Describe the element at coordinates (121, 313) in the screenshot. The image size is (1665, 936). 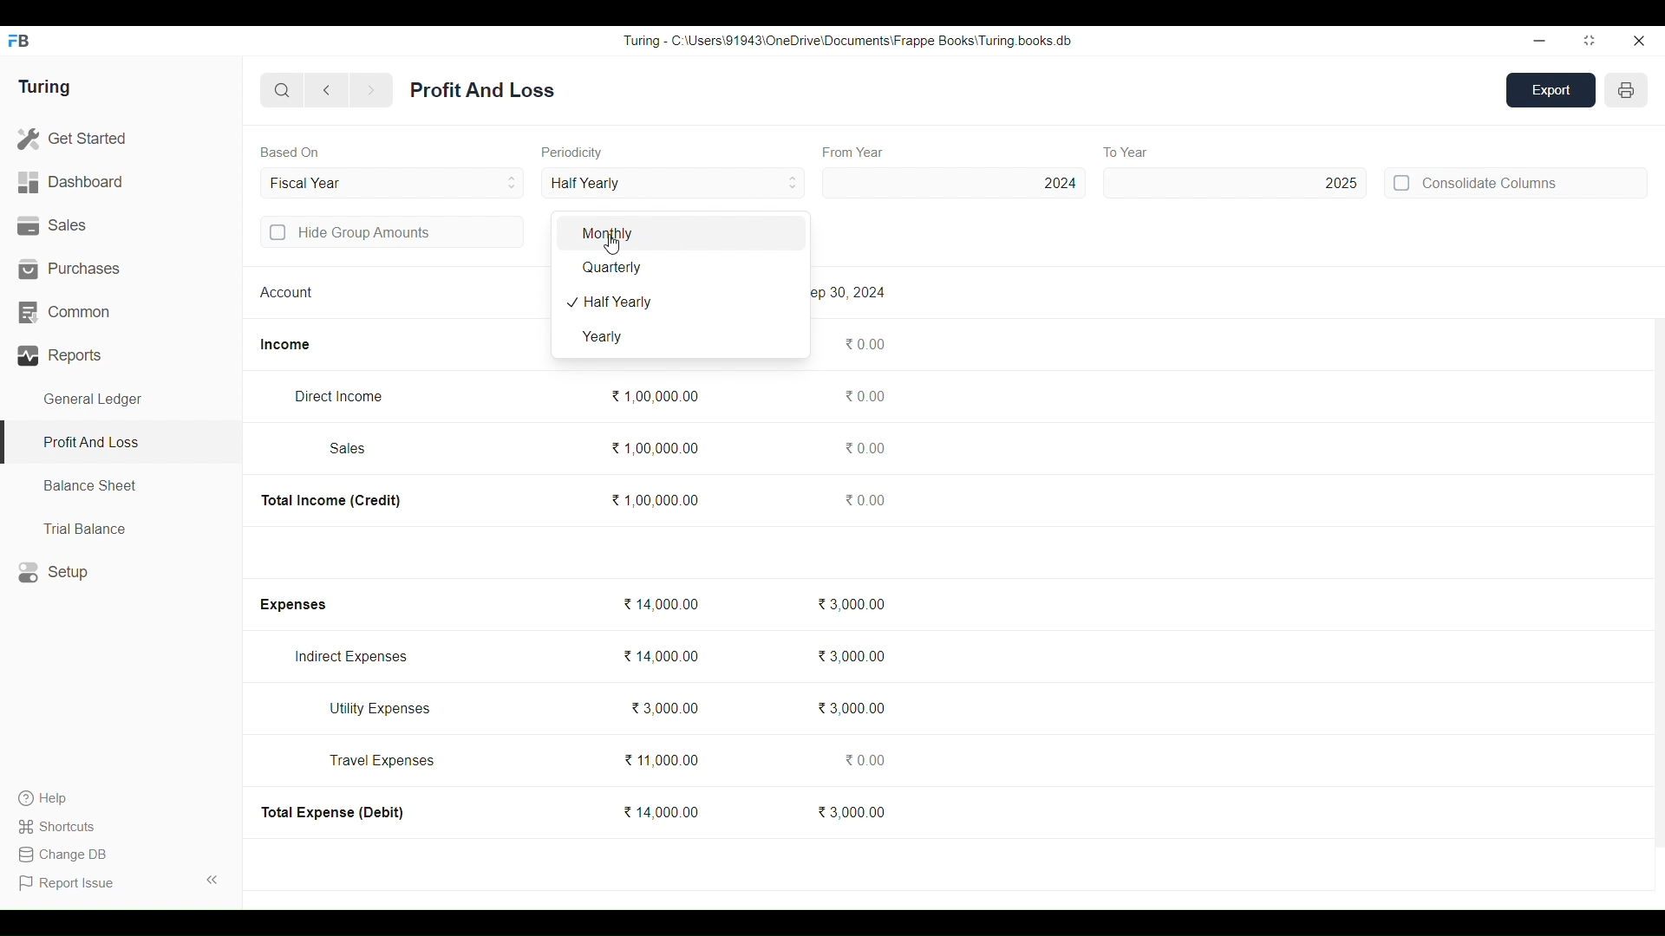
I see `Common` at that location.